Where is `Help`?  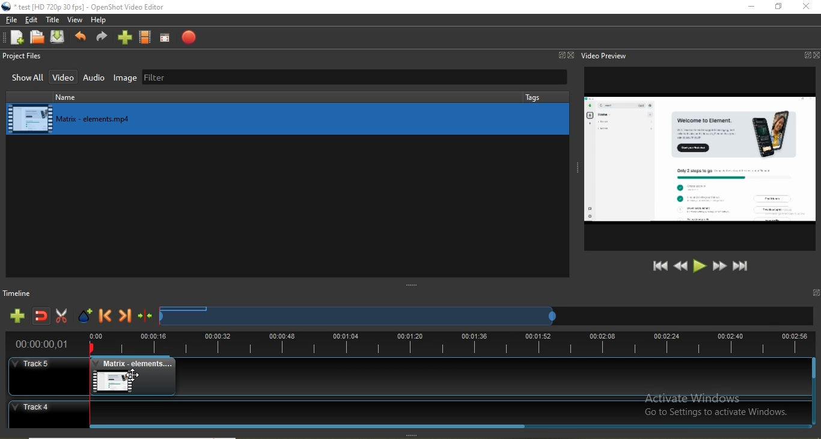 Help is located at coordinates (100, 21).